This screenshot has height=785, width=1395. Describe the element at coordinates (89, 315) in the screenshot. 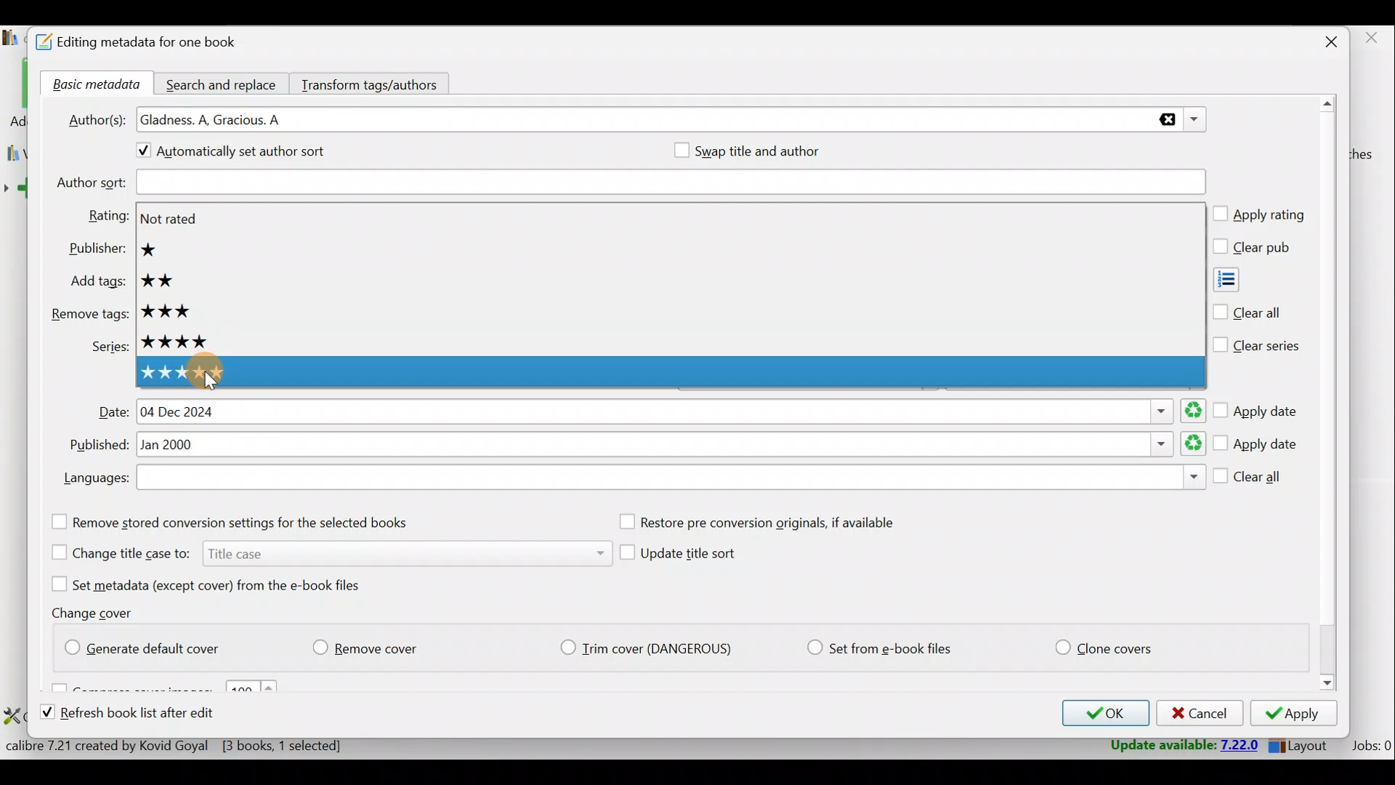

I see `Remove tags:` at that location.